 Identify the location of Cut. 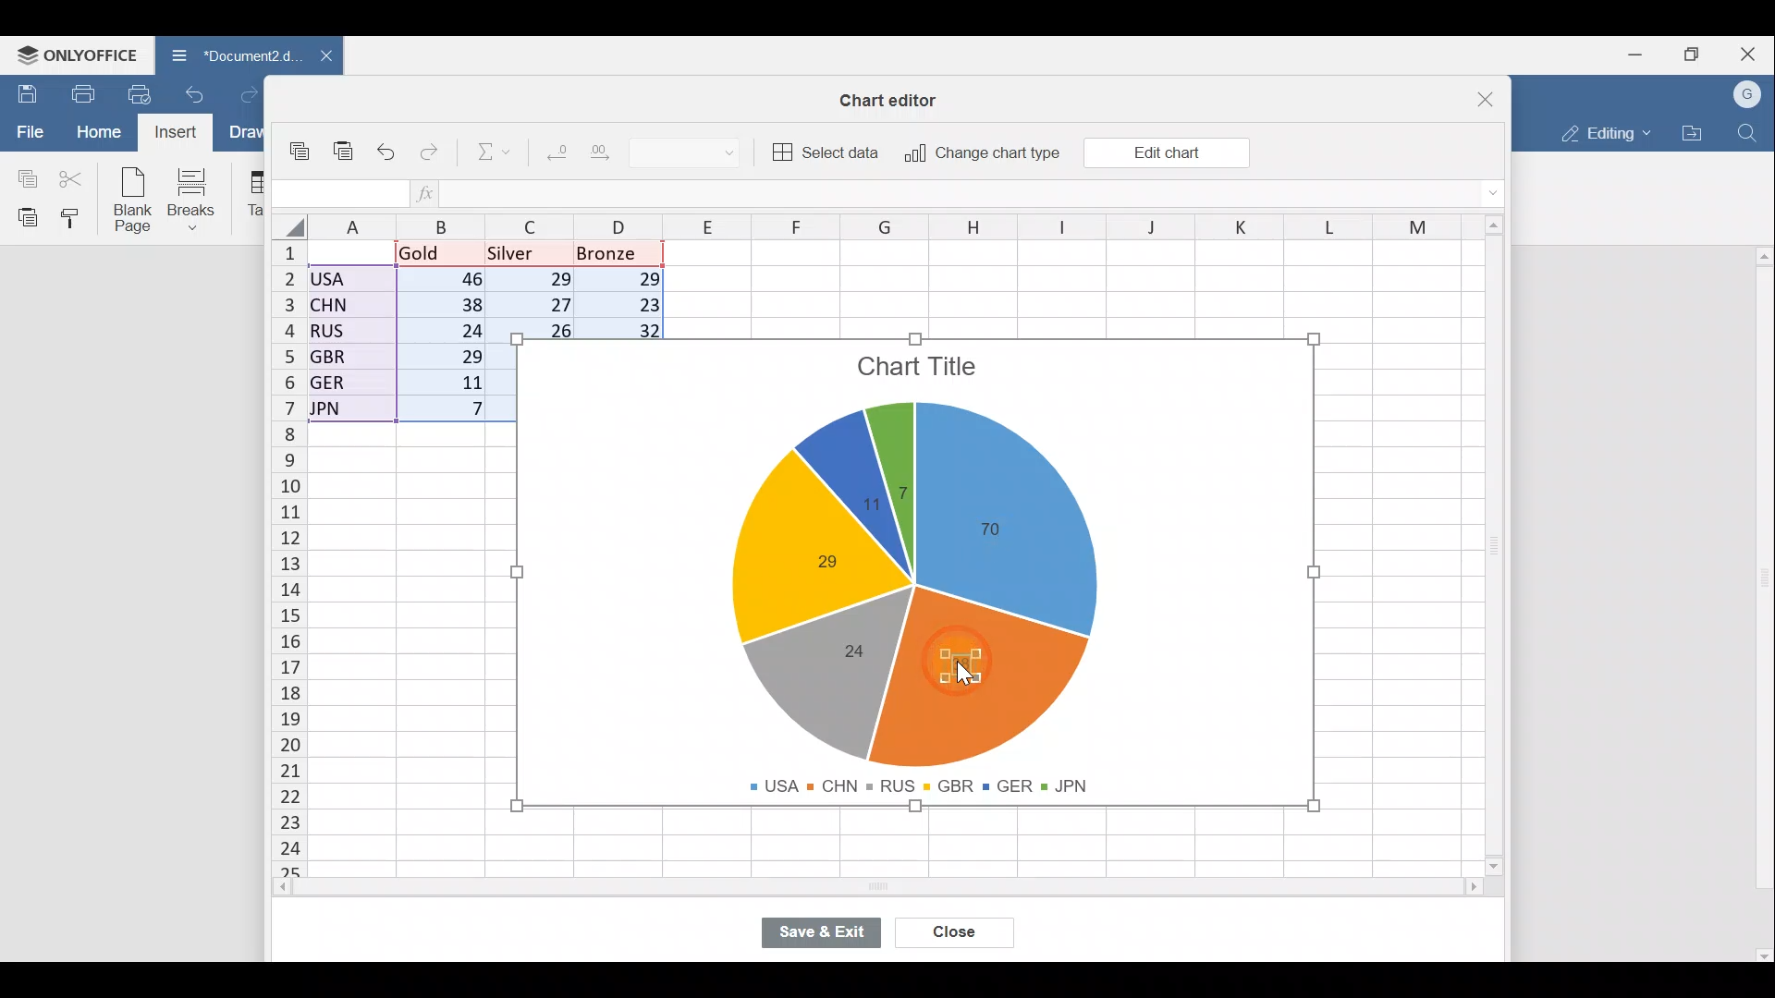
(72, 177).